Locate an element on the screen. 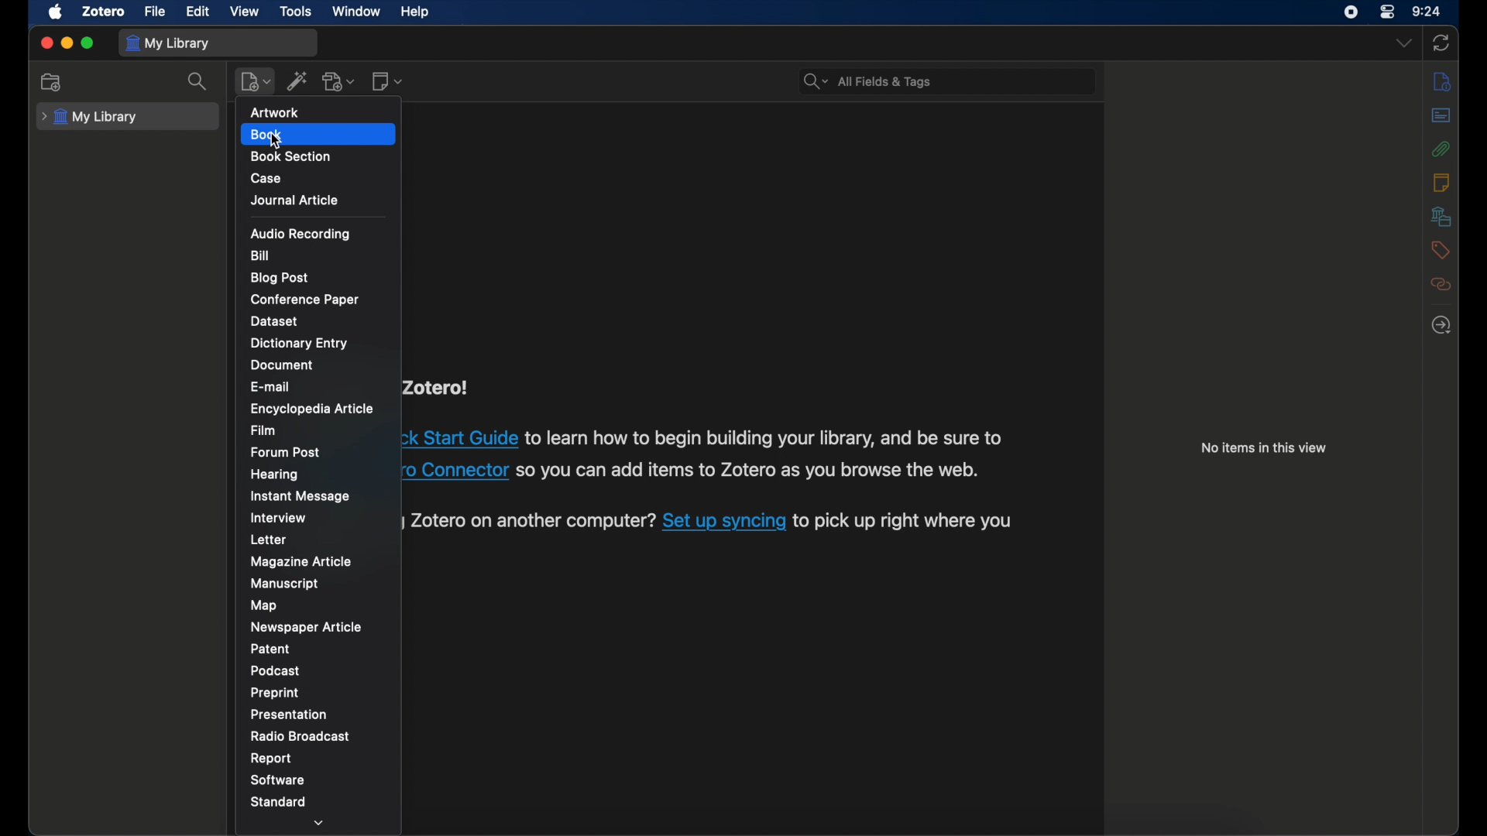 The width and height of the screenshot is (1487, 836). close is located at coordinates (47, 43).